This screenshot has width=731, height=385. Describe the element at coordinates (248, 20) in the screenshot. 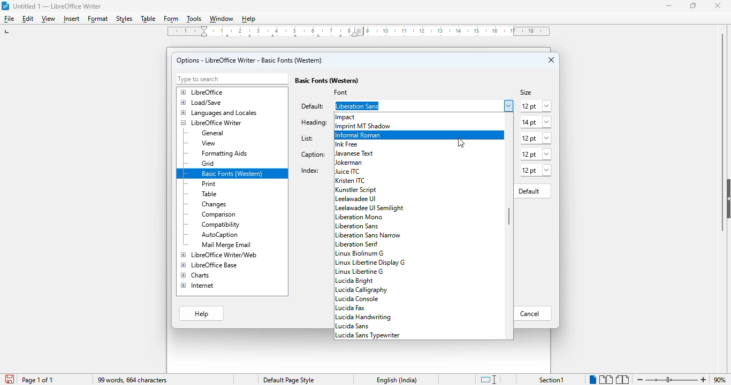

I see `help` at that location.